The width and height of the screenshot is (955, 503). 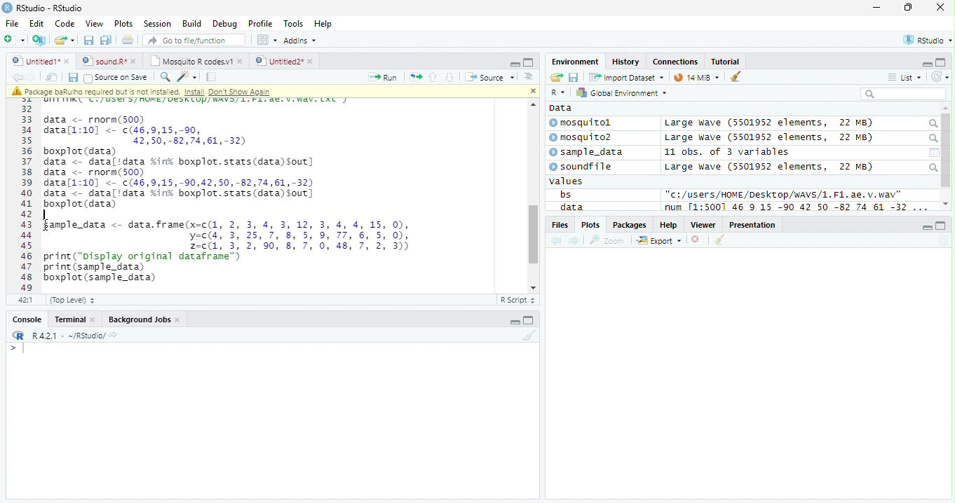 I want to click on Create a project, so click(x=41, y=40).